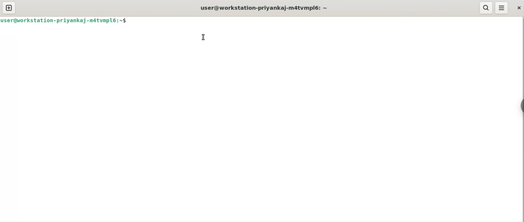 The height and width of the screenshot is (222, 524). Describe the element at coordinates (263, 8) in the screenshot. I see `user@workstation-priyankaj-m4tvmpl6:~` at that location.